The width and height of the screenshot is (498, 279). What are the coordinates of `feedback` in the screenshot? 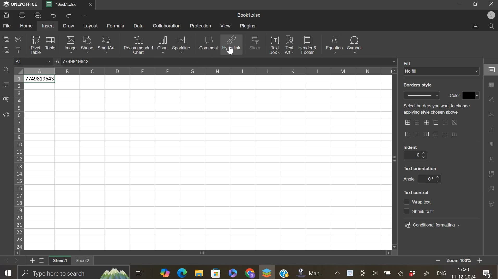 It's located at (6, 115).